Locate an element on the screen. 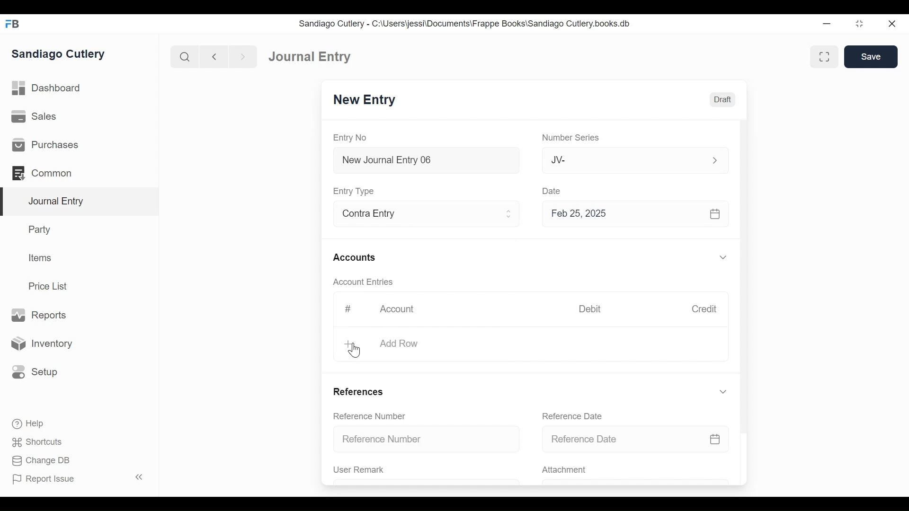  Toggle between form and full width is located at coordinates (824, 57).